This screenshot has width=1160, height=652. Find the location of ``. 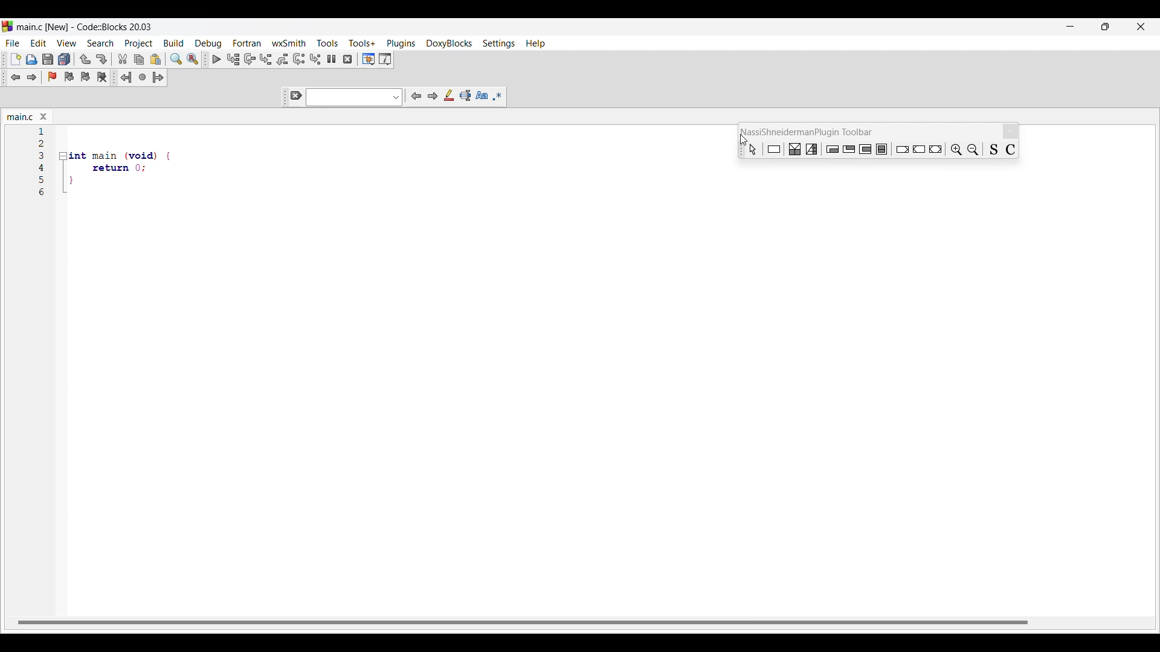

 is located at coordinates (110, 168).